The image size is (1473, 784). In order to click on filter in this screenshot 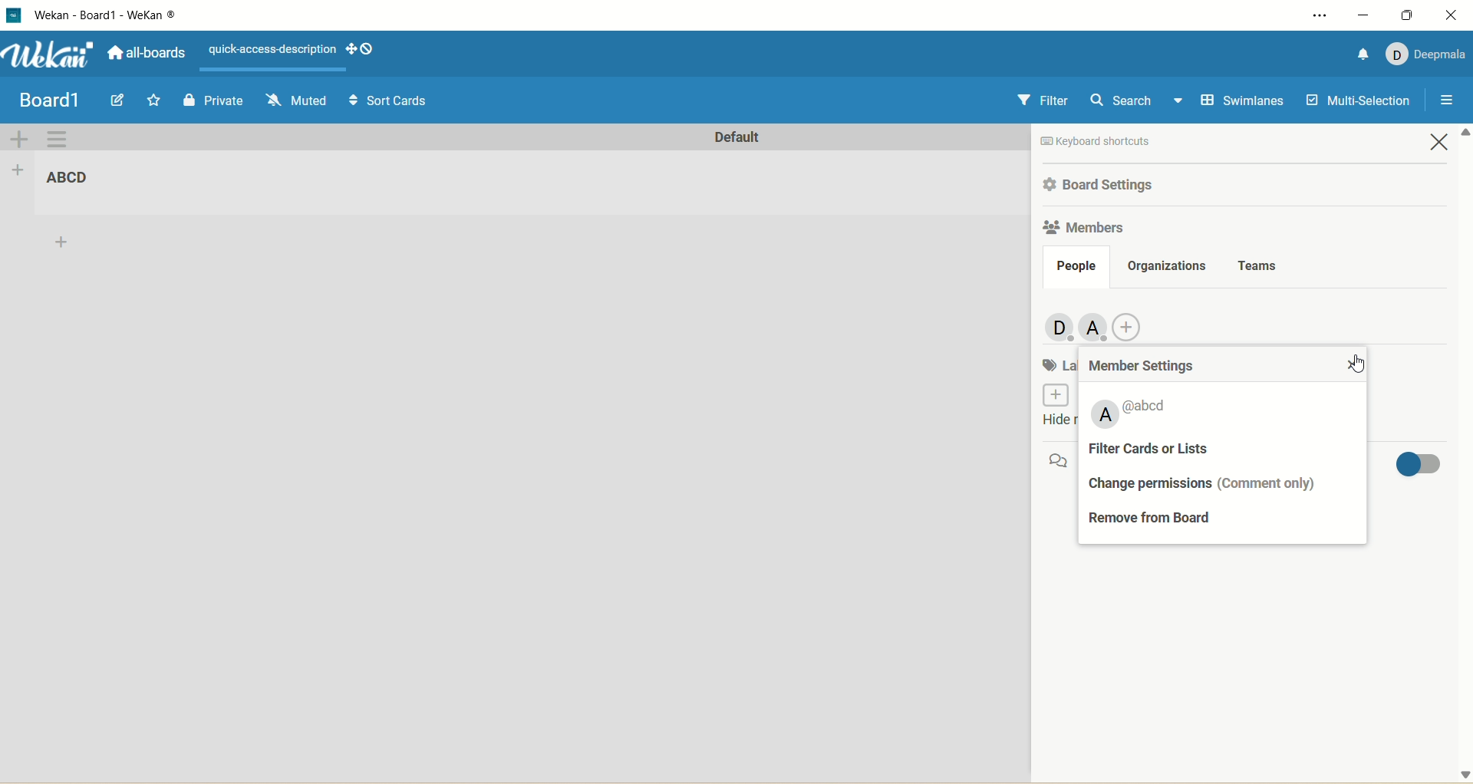, I will do `click(1042, 101)`.